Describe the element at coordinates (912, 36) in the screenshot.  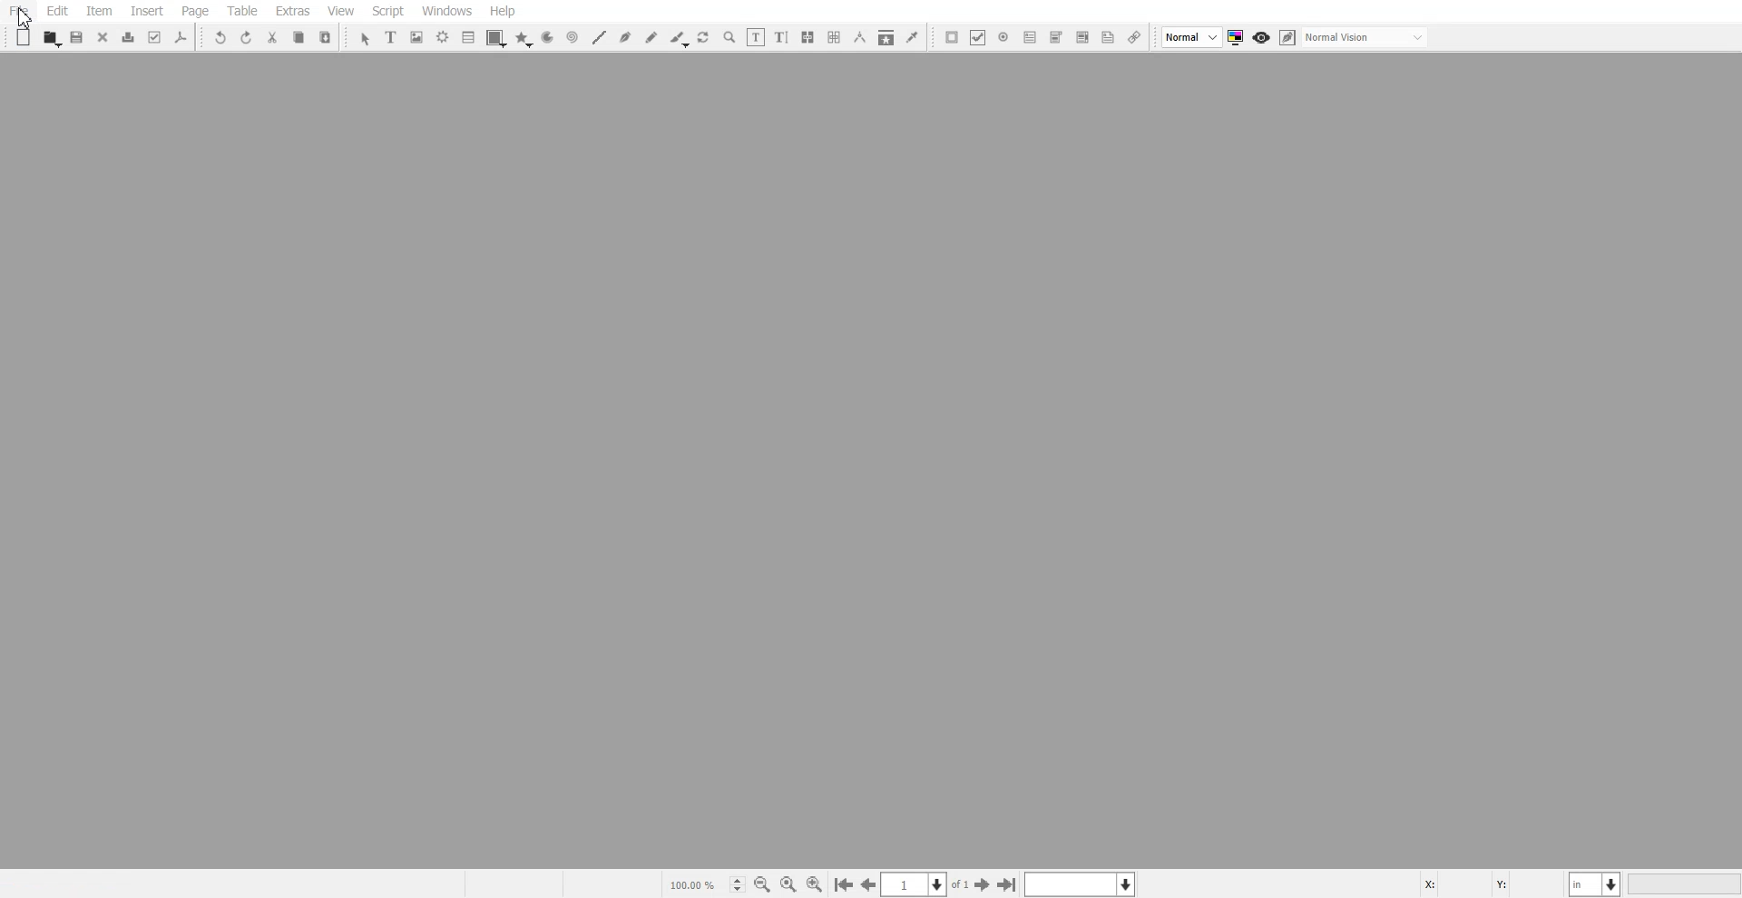
I see `Eye Dropper` at that location.